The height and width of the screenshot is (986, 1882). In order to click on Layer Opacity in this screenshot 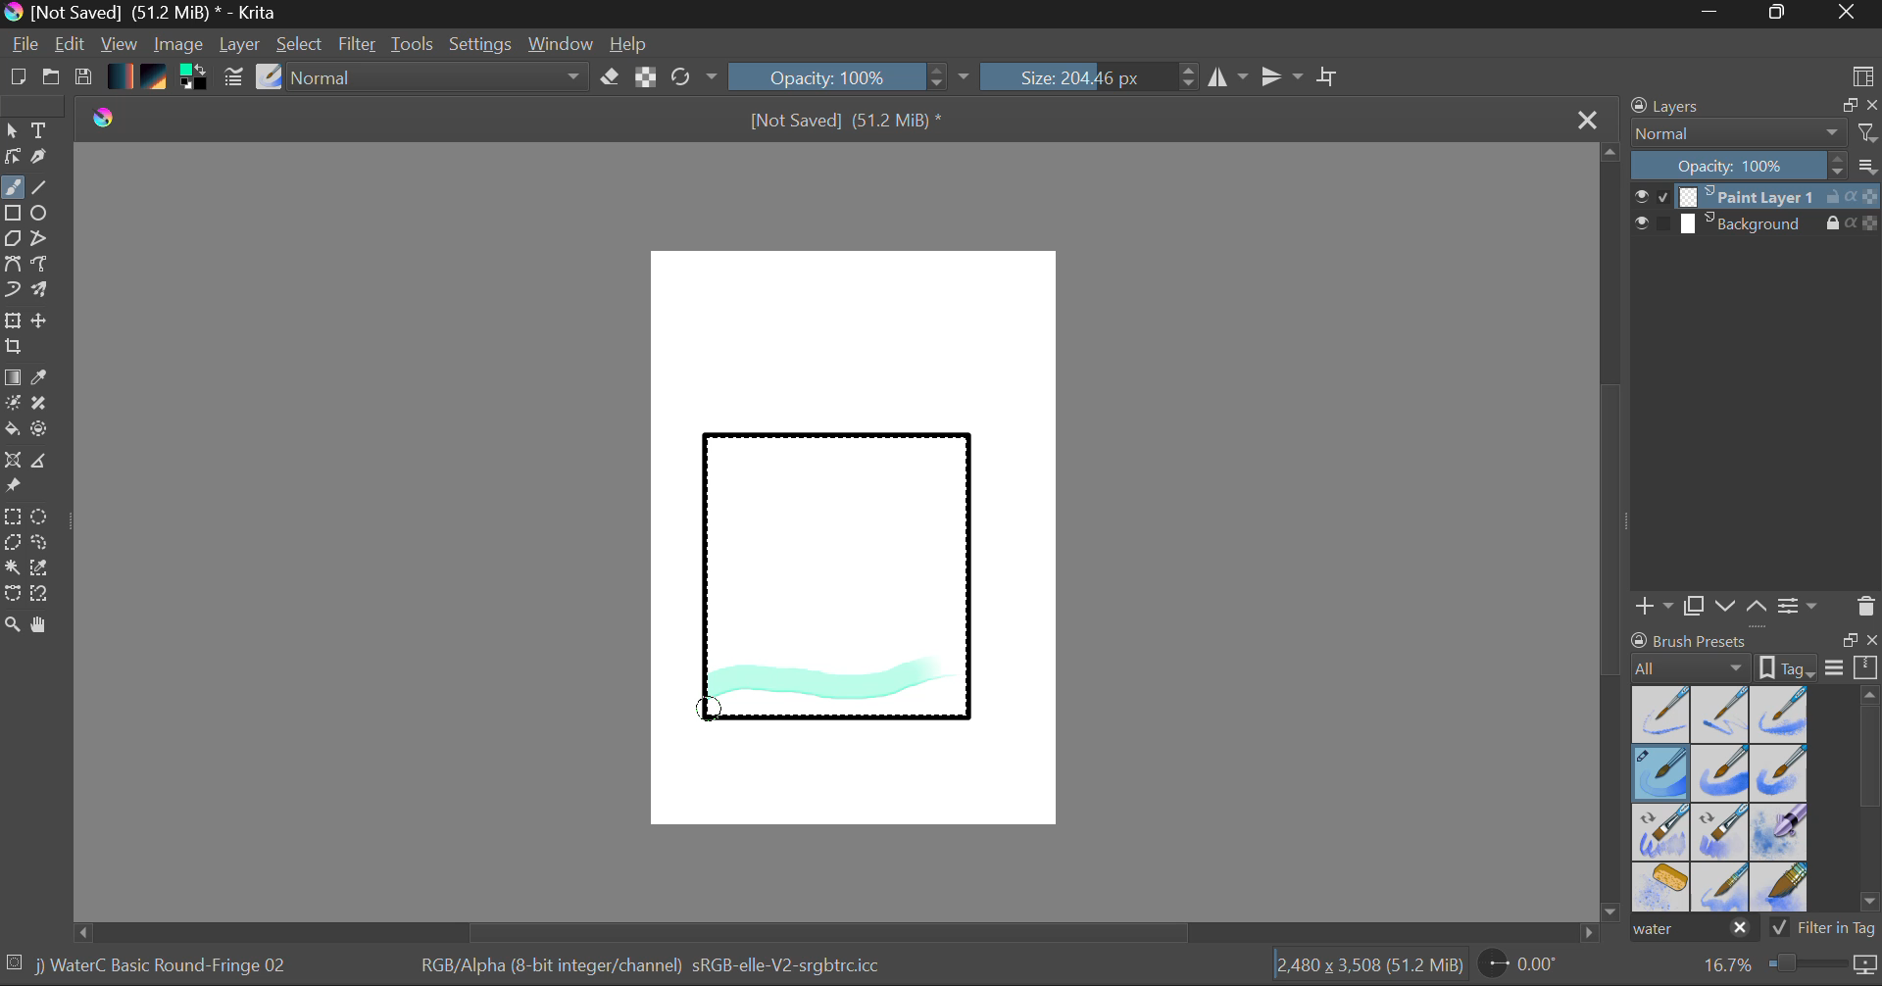, I will do `click(1758, 167)`.